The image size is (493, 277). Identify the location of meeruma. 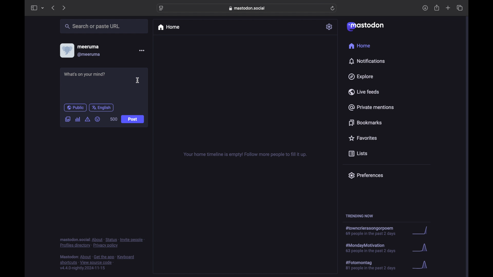
(88, 46).